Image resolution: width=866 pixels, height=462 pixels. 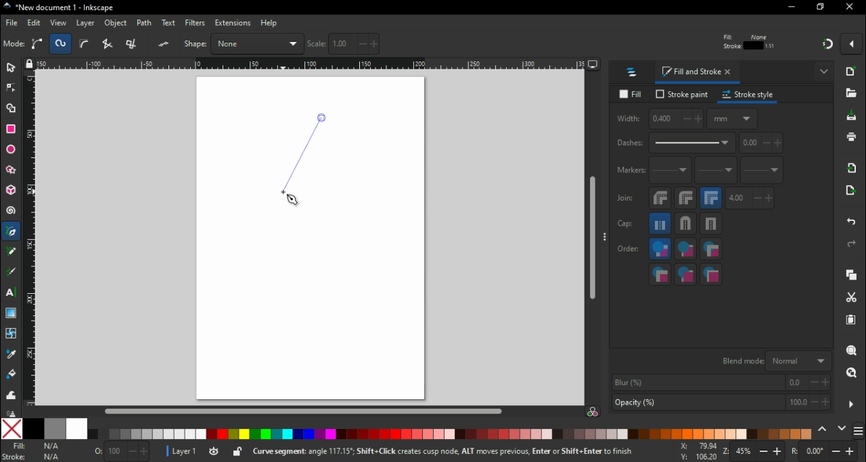 I want to click on restore, so click(x=821, y=8).